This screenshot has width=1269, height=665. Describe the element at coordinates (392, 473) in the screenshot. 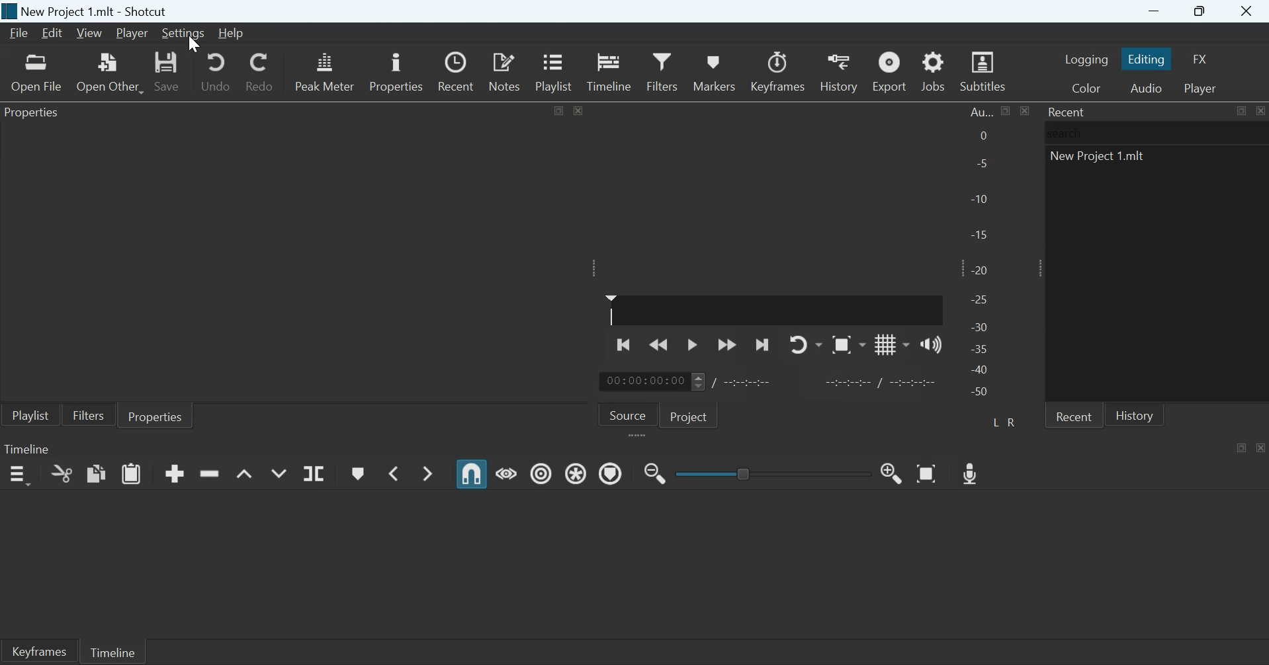

I see `Previous marker` at that location.